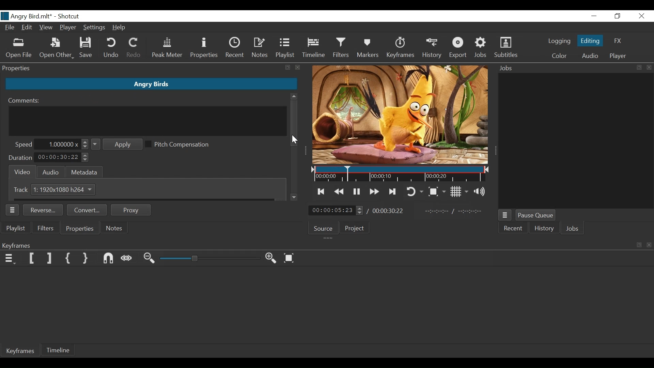  I want to click on Redo, so click(134, 49).